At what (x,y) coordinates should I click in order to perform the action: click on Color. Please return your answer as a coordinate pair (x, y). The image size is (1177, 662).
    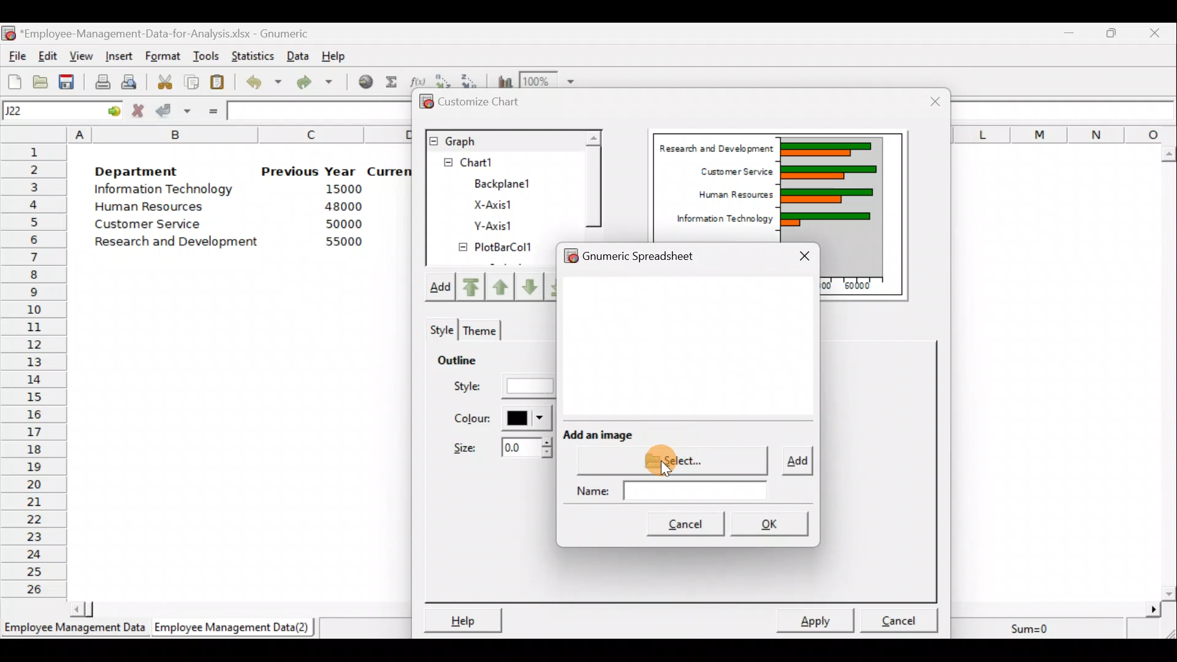
    Looking at the image, I should click on (503, 419).